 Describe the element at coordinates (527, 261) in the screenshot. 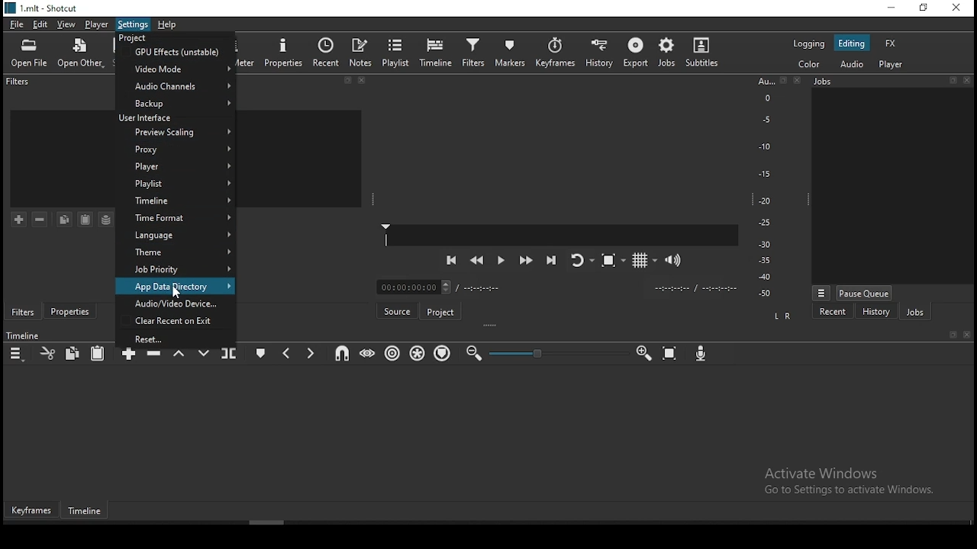

I see `play quickly forwards` at that location.